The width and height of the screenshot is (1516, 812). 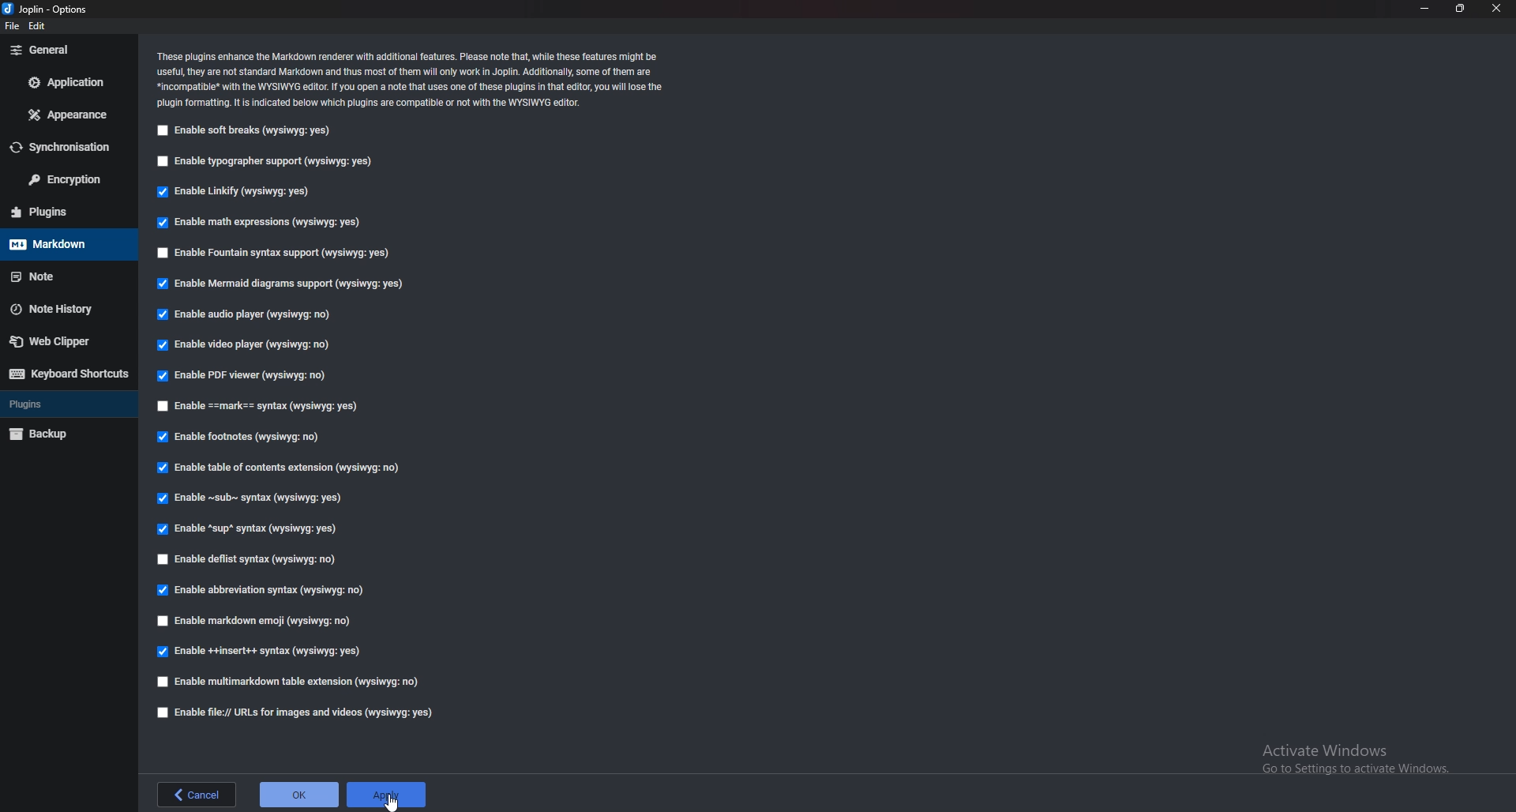 I want to click on Plugins, so click(x=62, y=212).